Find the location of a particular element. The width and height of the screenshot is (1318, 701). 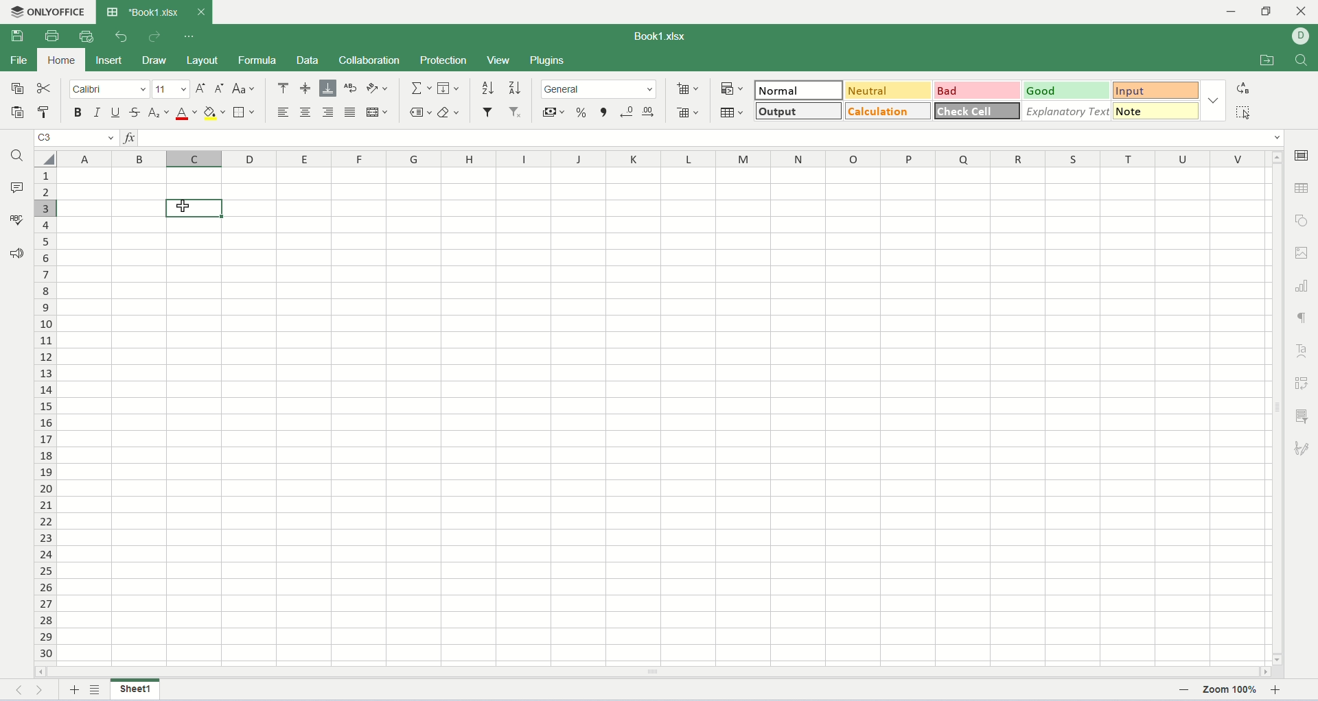

zoom in is located at coordinates (1293, 689).